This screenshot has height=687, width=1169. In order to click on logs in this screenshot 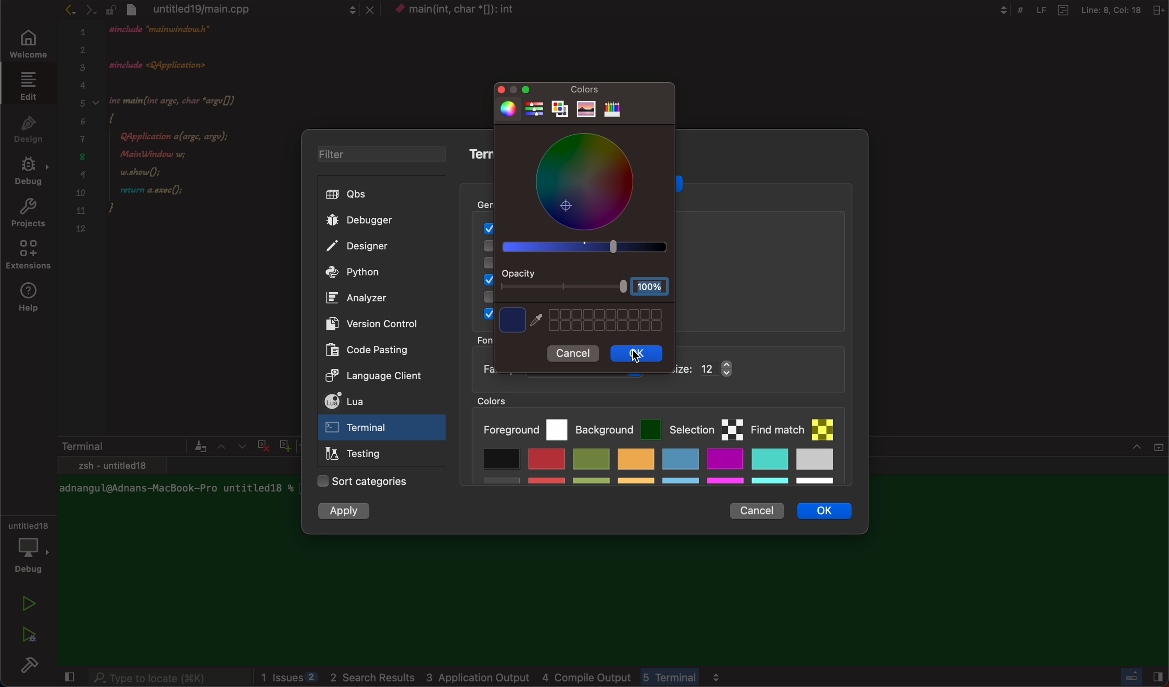, I will do `click(551, 678)`.